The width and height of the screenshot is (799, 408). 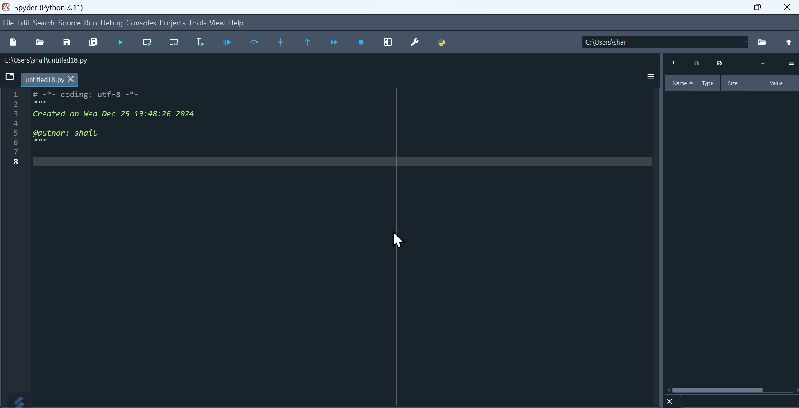 What do you see at coordinates (788, 7) in the screenshot?
I see `Close` at bounding box center [788, 7].